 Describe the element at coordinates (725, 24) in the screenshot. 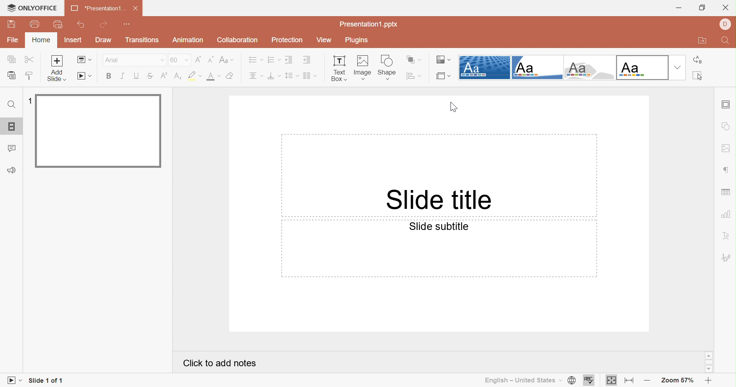

I see `DELL` at that location.